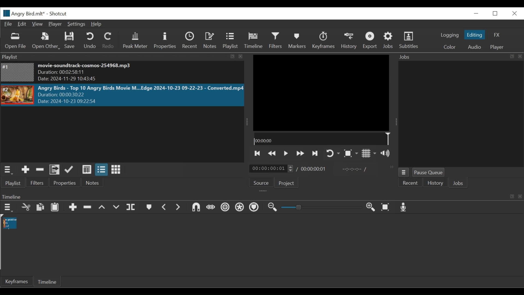 This screenshot has height=295, width=524. What do you see at coordinates (15, 183) in the screenshot?
I see `Playlist` at bounding box center [15, 183].